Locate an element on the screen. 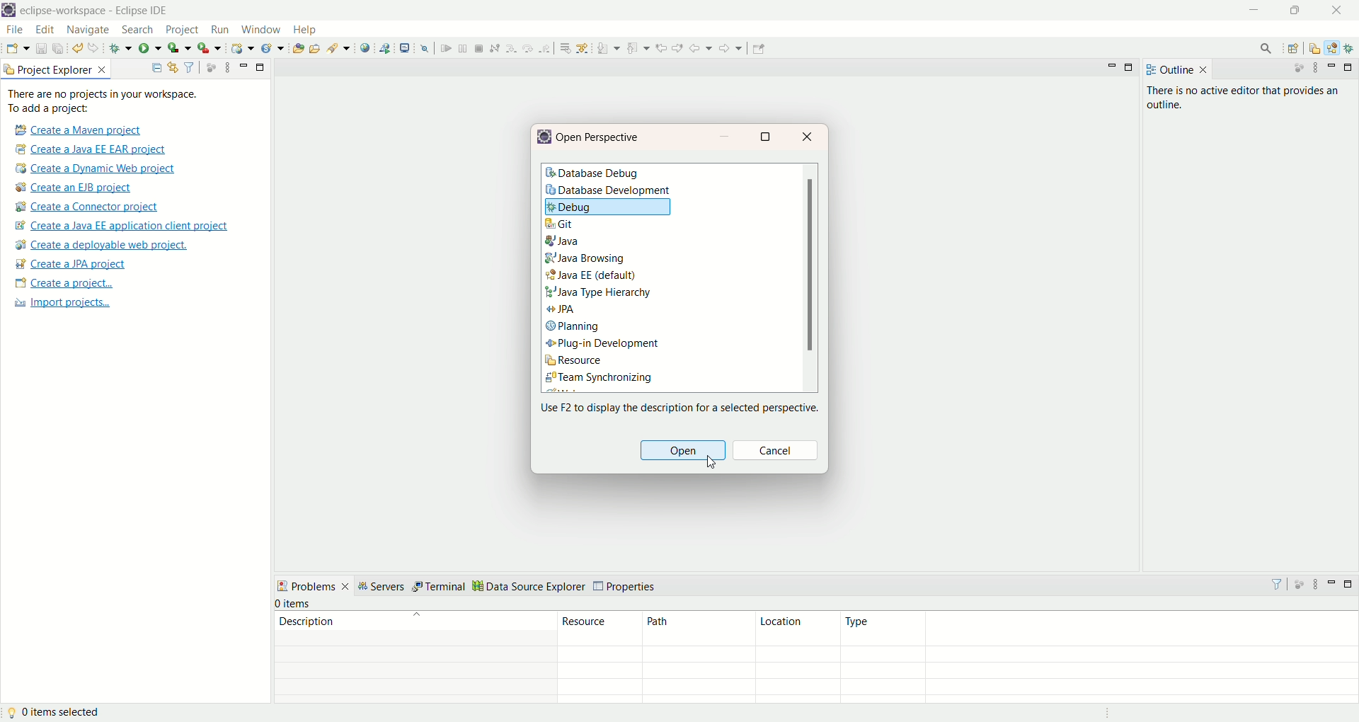 This screenshot has width=1359, height=722. 0 items is located at coordinates (296, 602).